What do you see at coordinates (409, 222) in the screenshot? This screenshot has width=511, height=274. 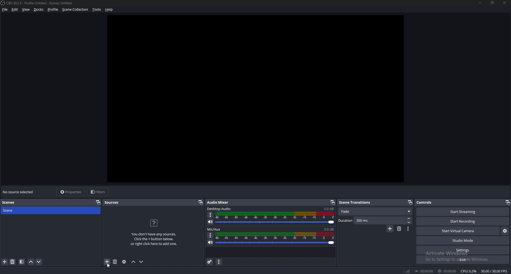 I see `Decrease duration` at bounding box center [409, 222].